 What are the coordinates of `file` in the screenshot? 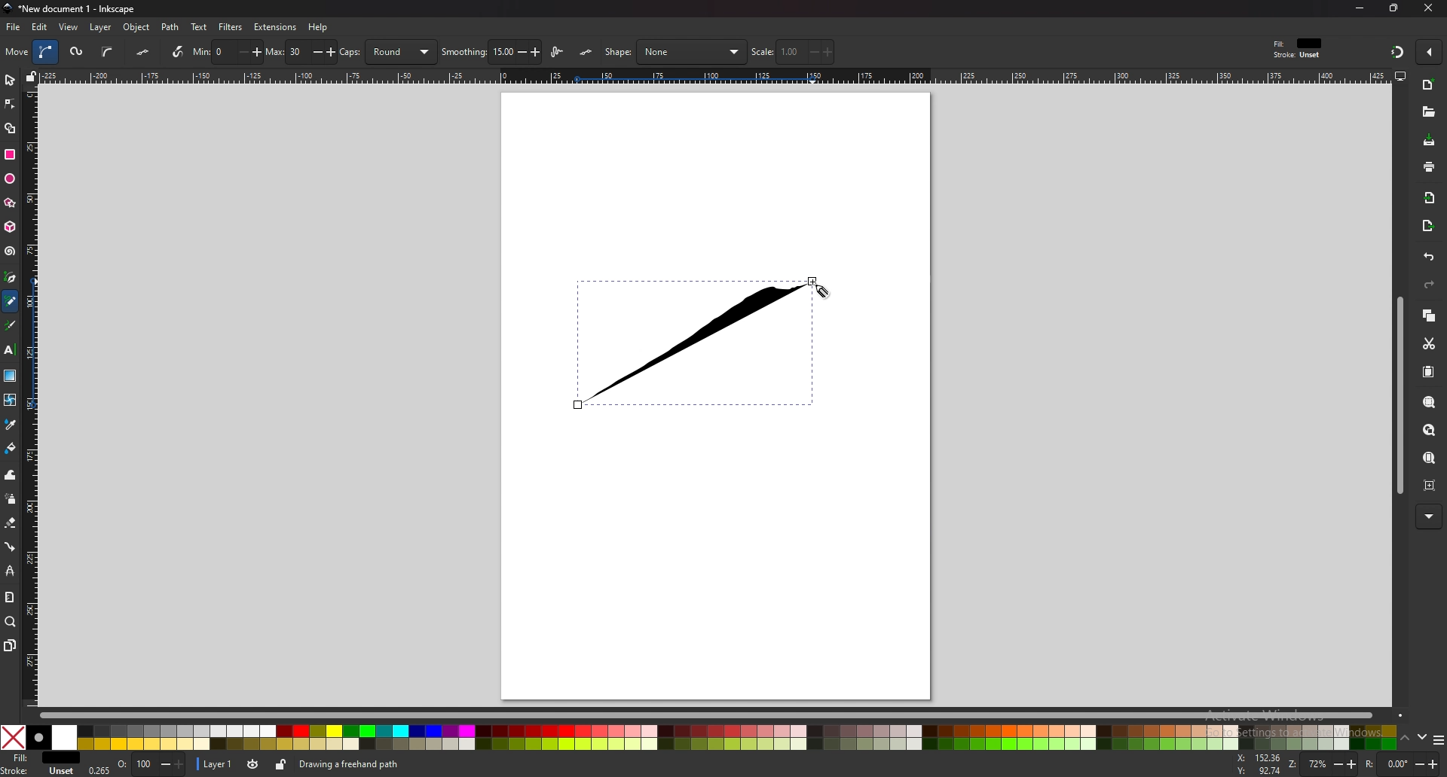 It's located at (15, 27).